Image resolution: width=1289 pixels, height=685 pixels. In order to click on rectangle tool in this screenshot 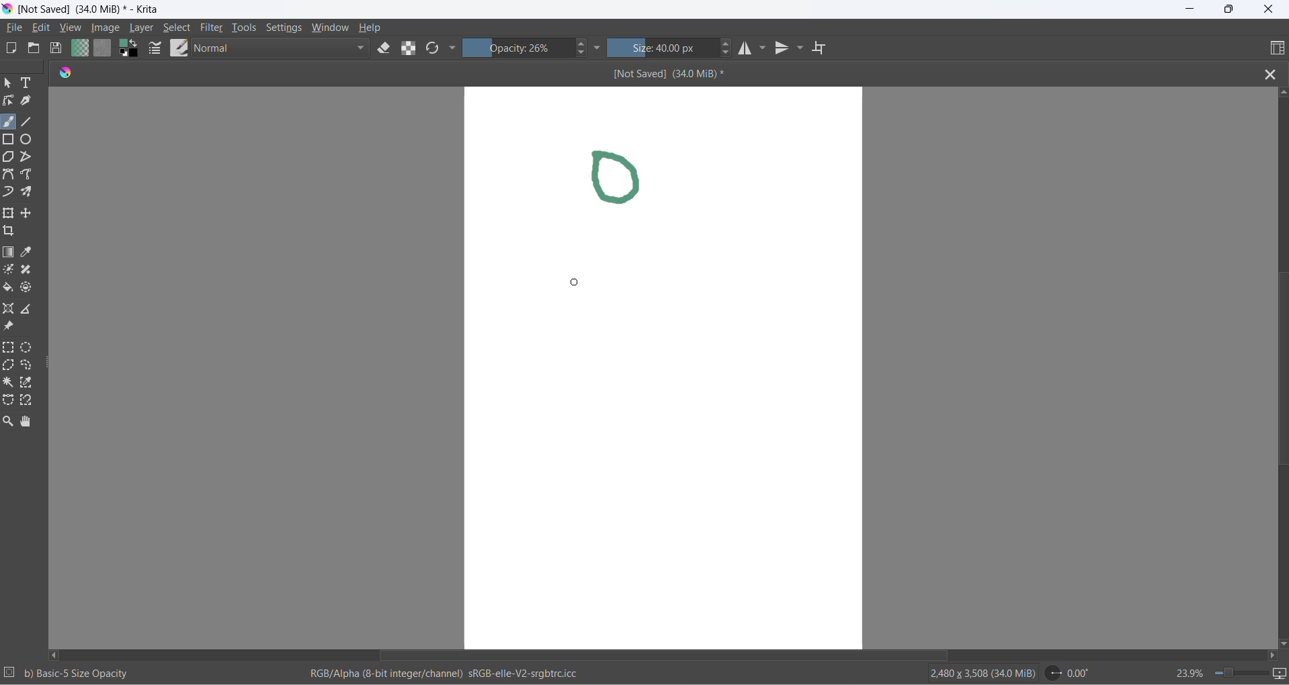, I will do `click(11, 140)`.